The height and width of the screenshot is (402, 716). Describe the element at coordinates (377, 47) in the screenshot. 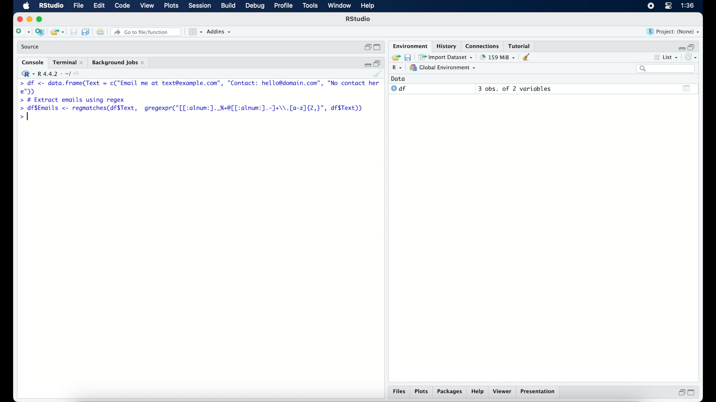

I see `maximize` at that location.